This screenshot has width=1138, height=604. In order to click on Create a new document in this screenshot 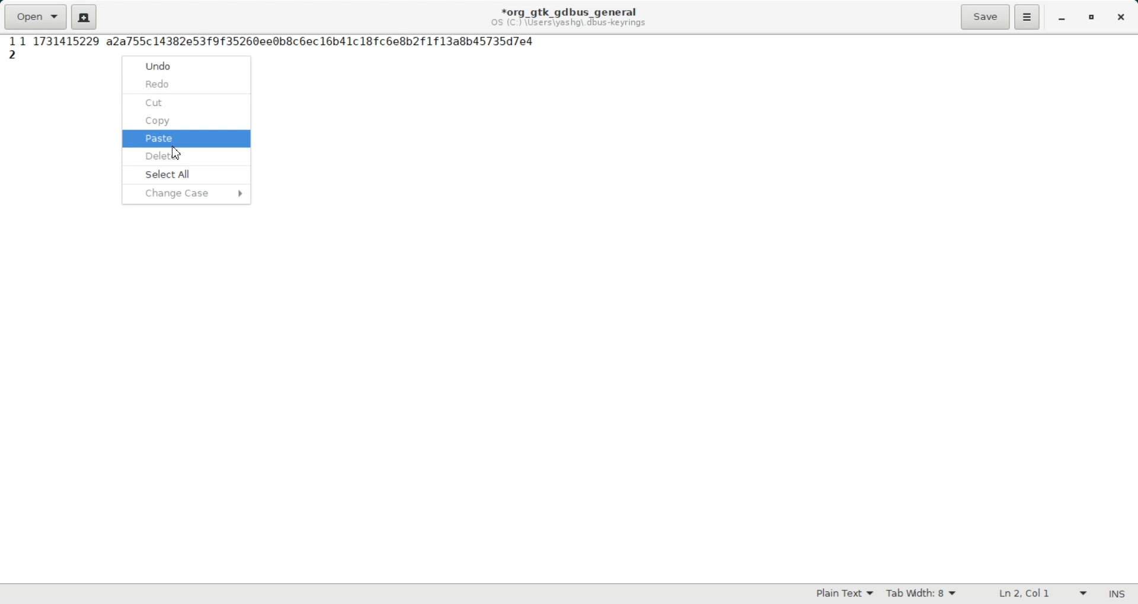, I will do `click(84, 17)`.